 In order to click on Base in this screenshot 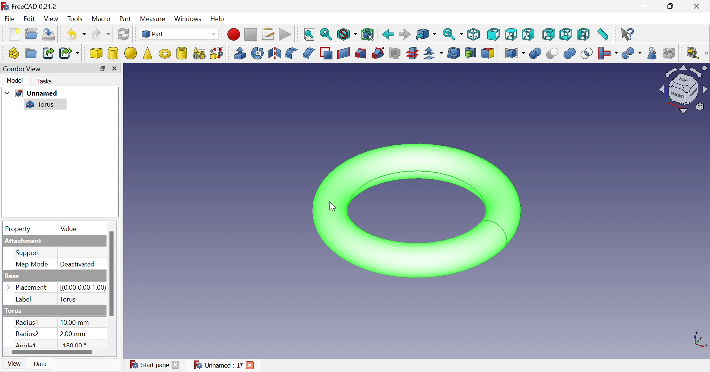, I will do `click(11, 276)`.